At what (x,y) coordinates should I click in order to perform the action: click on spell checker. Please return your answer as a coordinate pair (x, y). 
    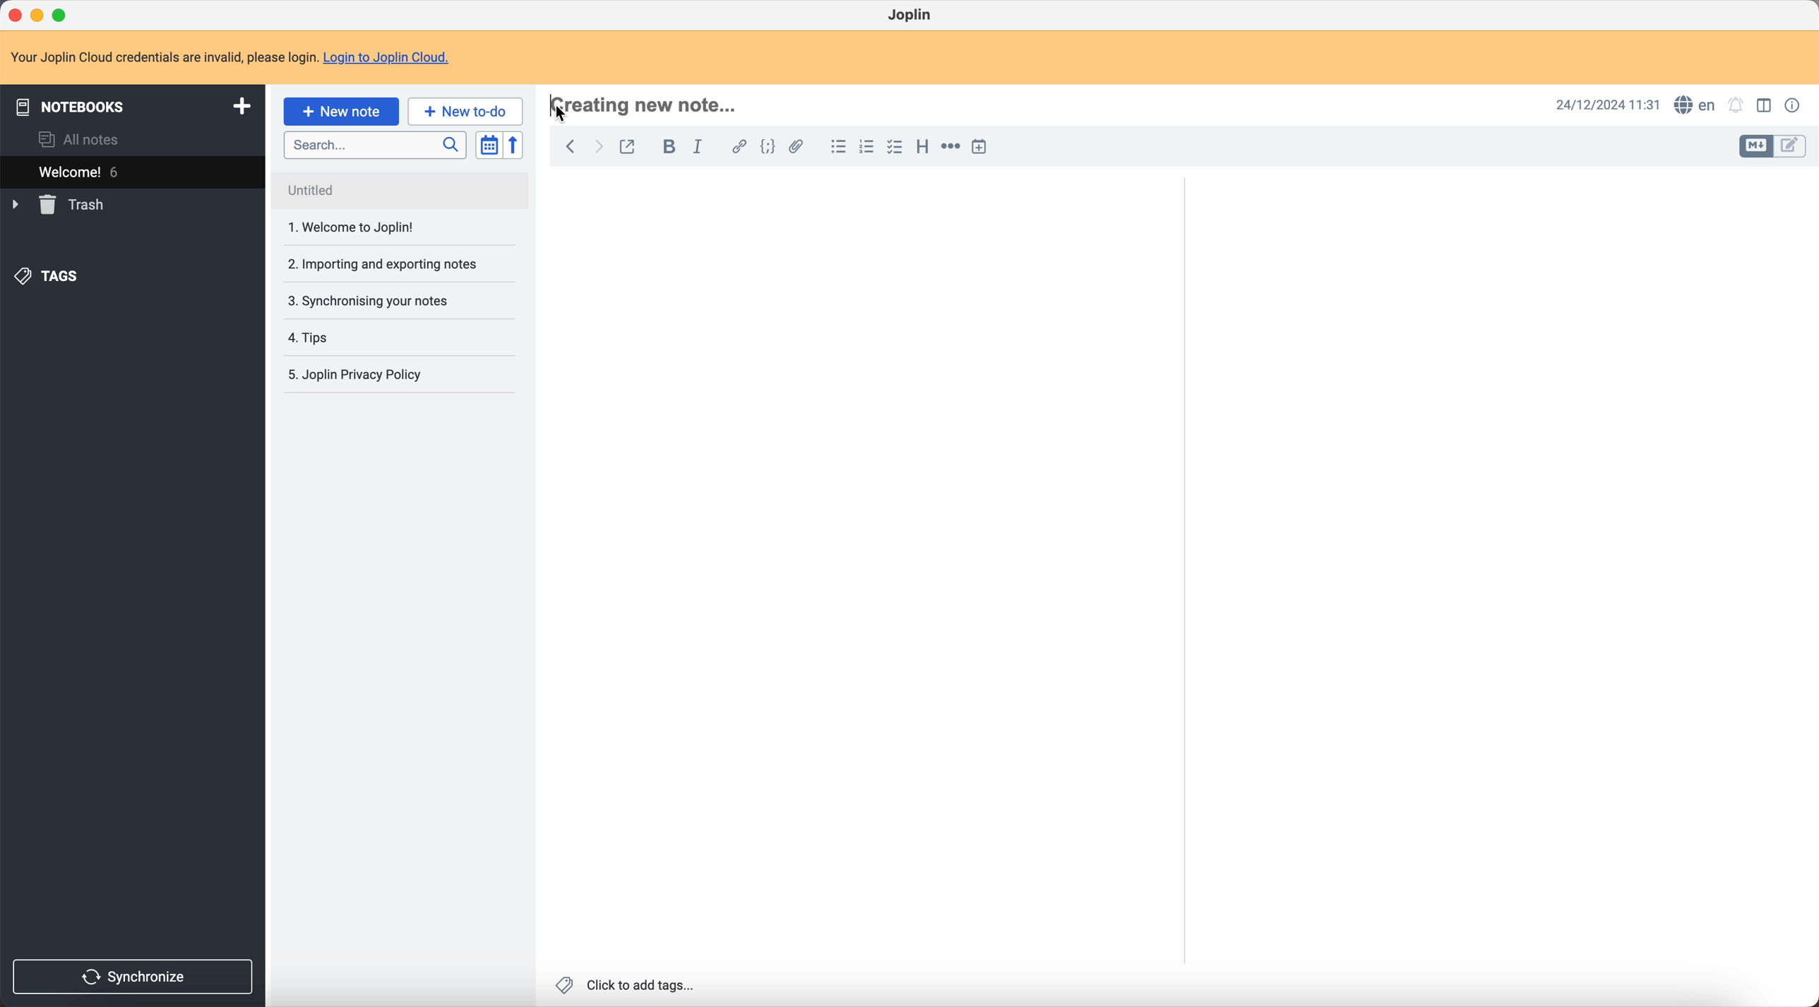
    Looking at the image, I should click on (1694, 106).